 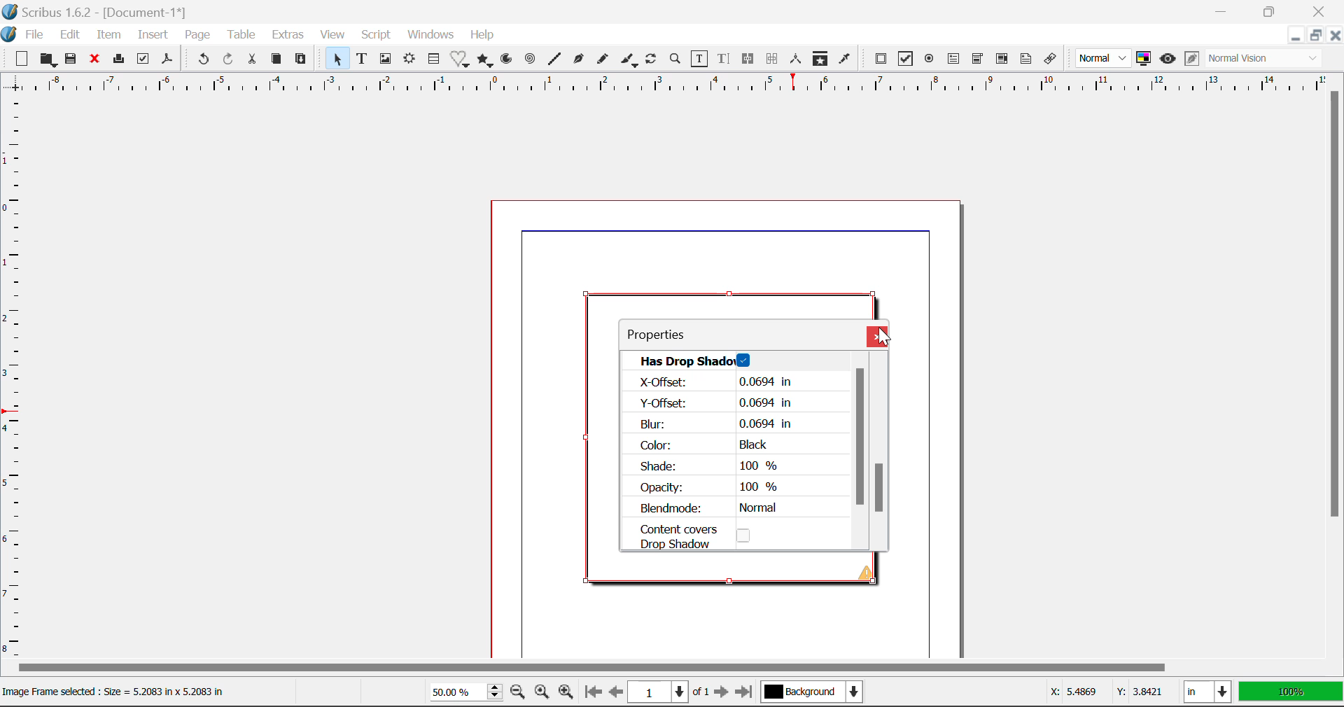 What do you see at coordinates (955, 61) in the screenshot?
I see `Pdf Text Field` at bounding box center [955, 61].